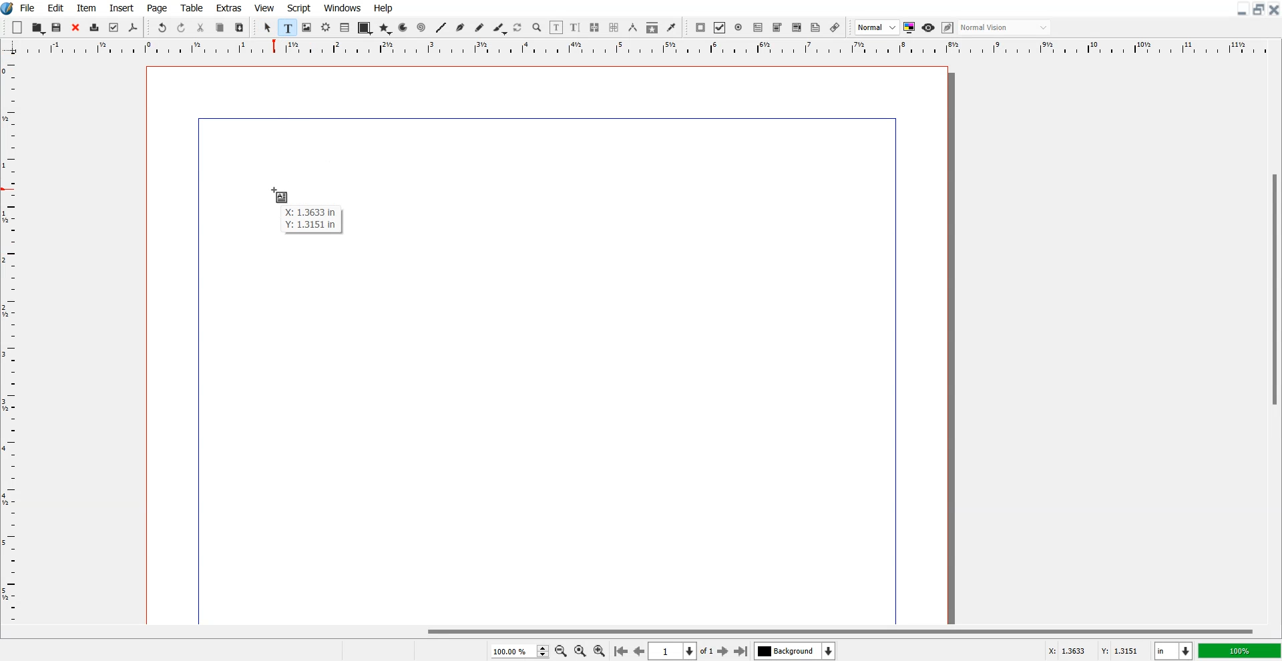 Image resolution: width=1282 pixels, height=661 pixels. Describe the element at coordinates (39, 28) in the screenshot. I see `Open` at that location.